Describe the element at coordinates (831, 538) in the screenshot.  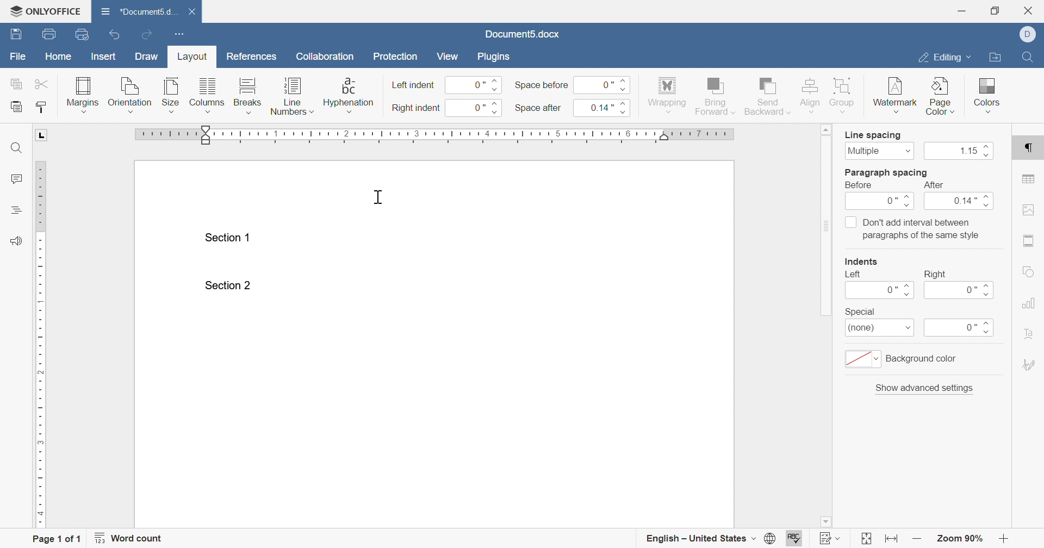
I see `track changes` at that location.